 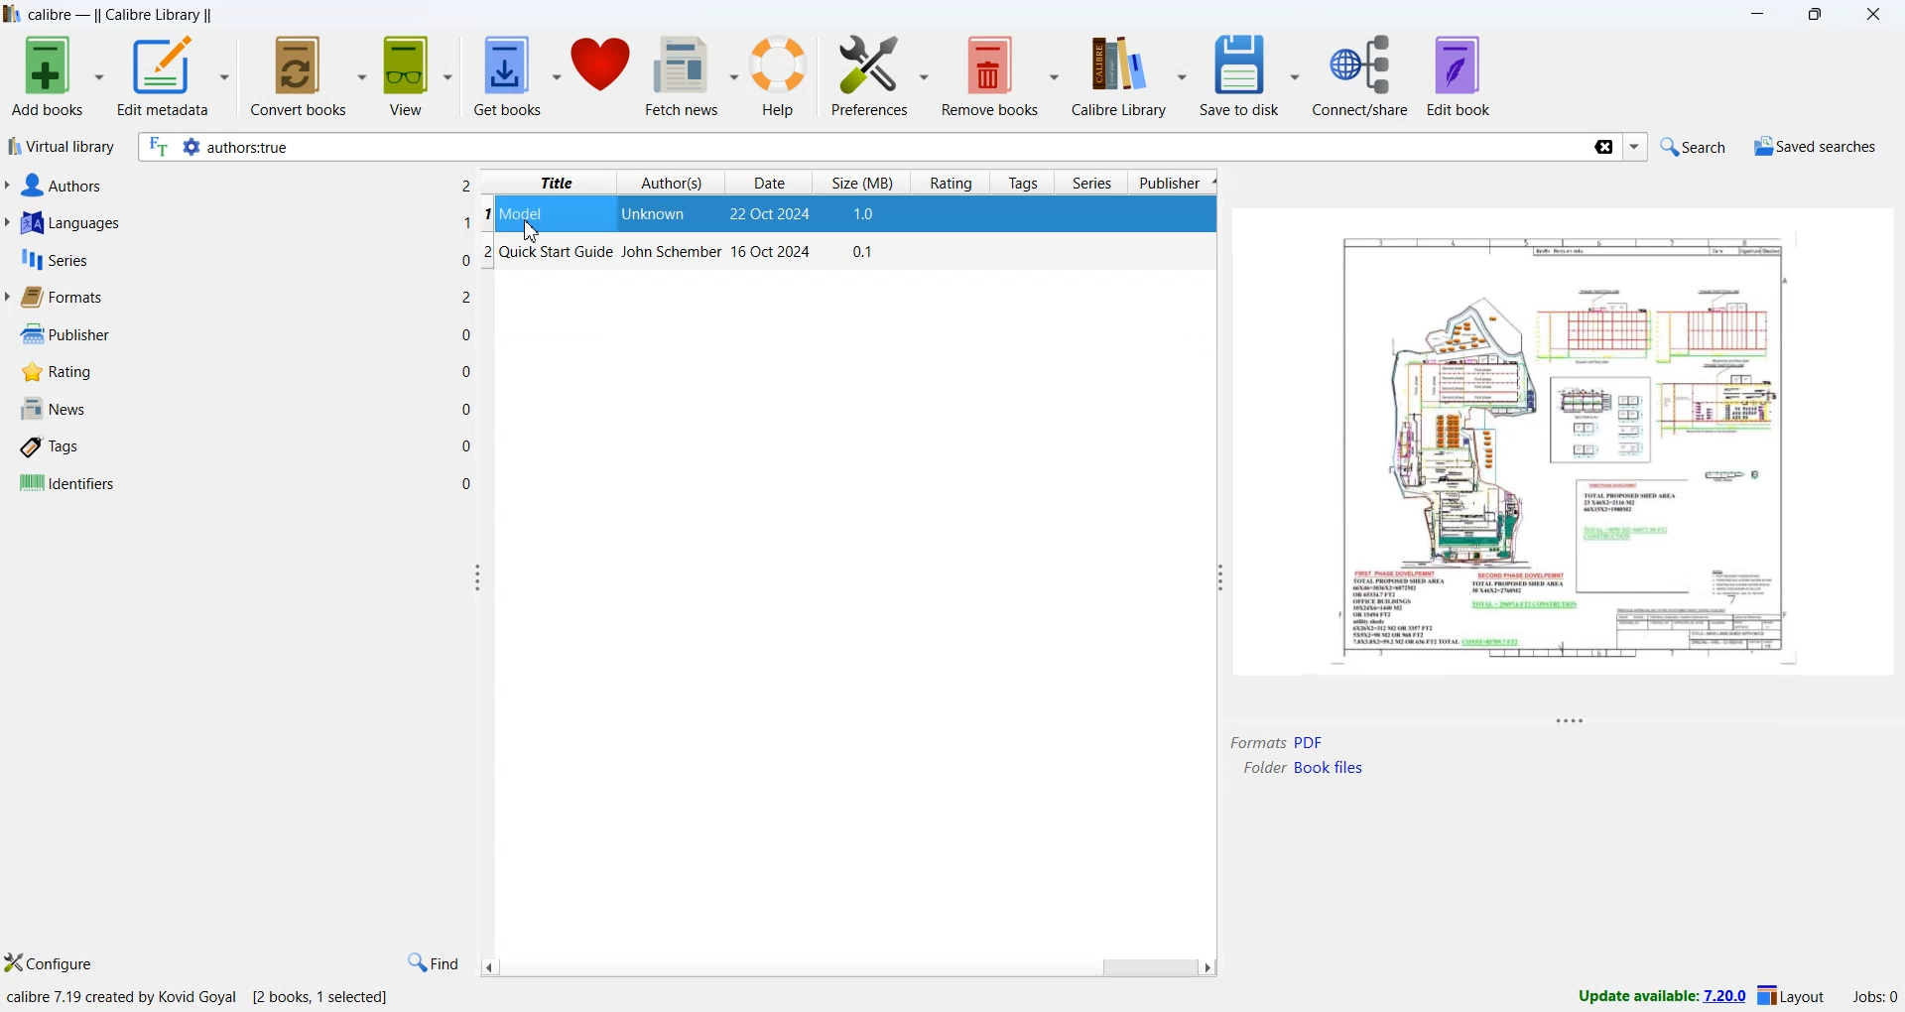 I want to click on get books, so click(x=517, y=77).